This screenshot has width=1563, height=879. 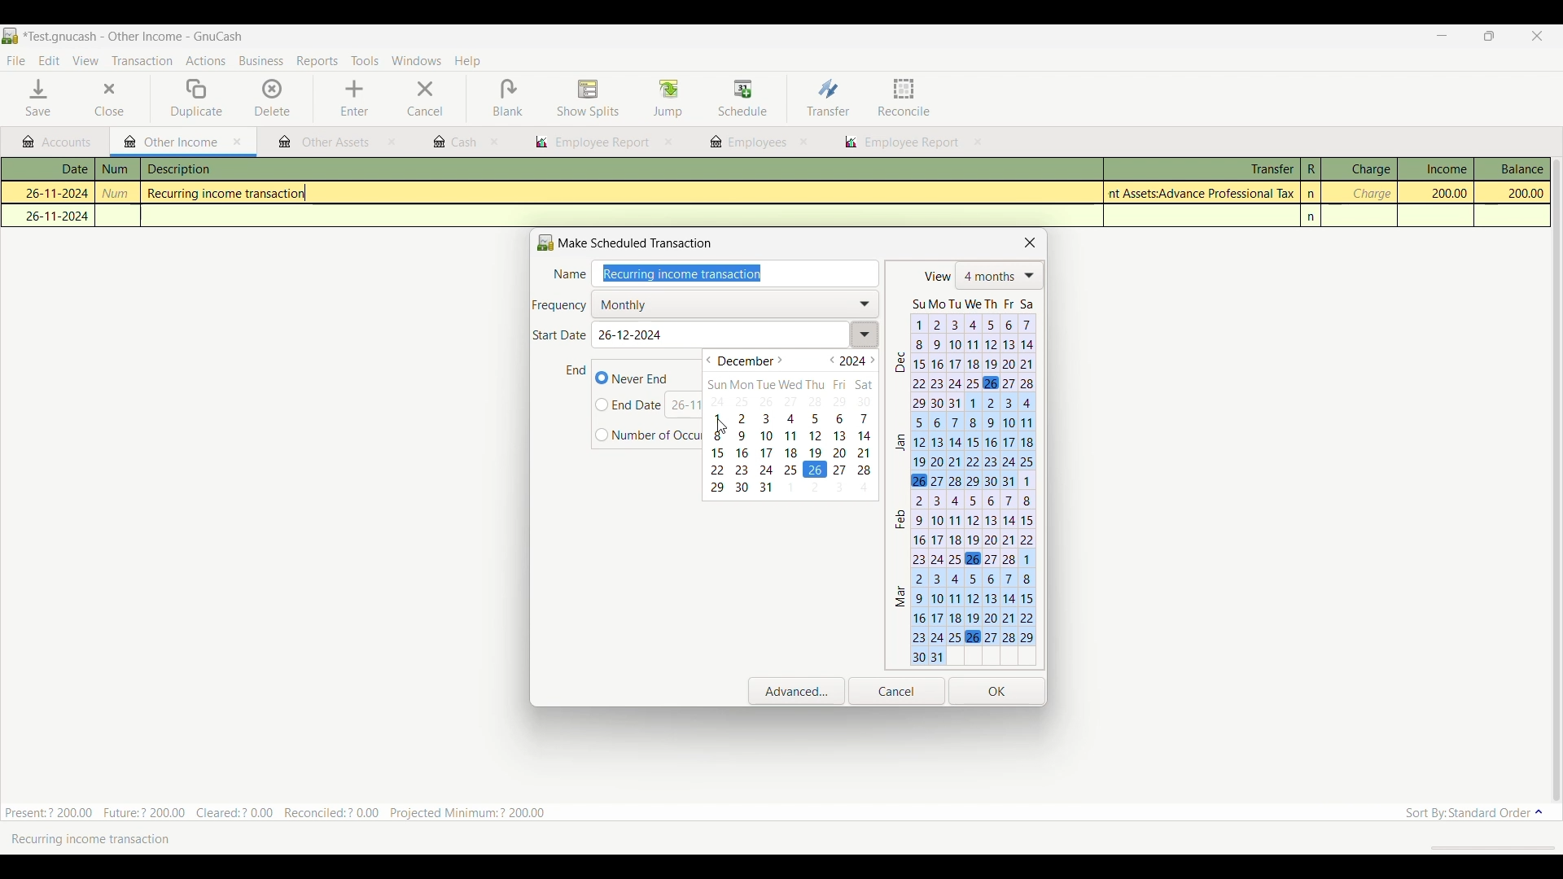 I want to click on R column, so click(x=1310, y=169).